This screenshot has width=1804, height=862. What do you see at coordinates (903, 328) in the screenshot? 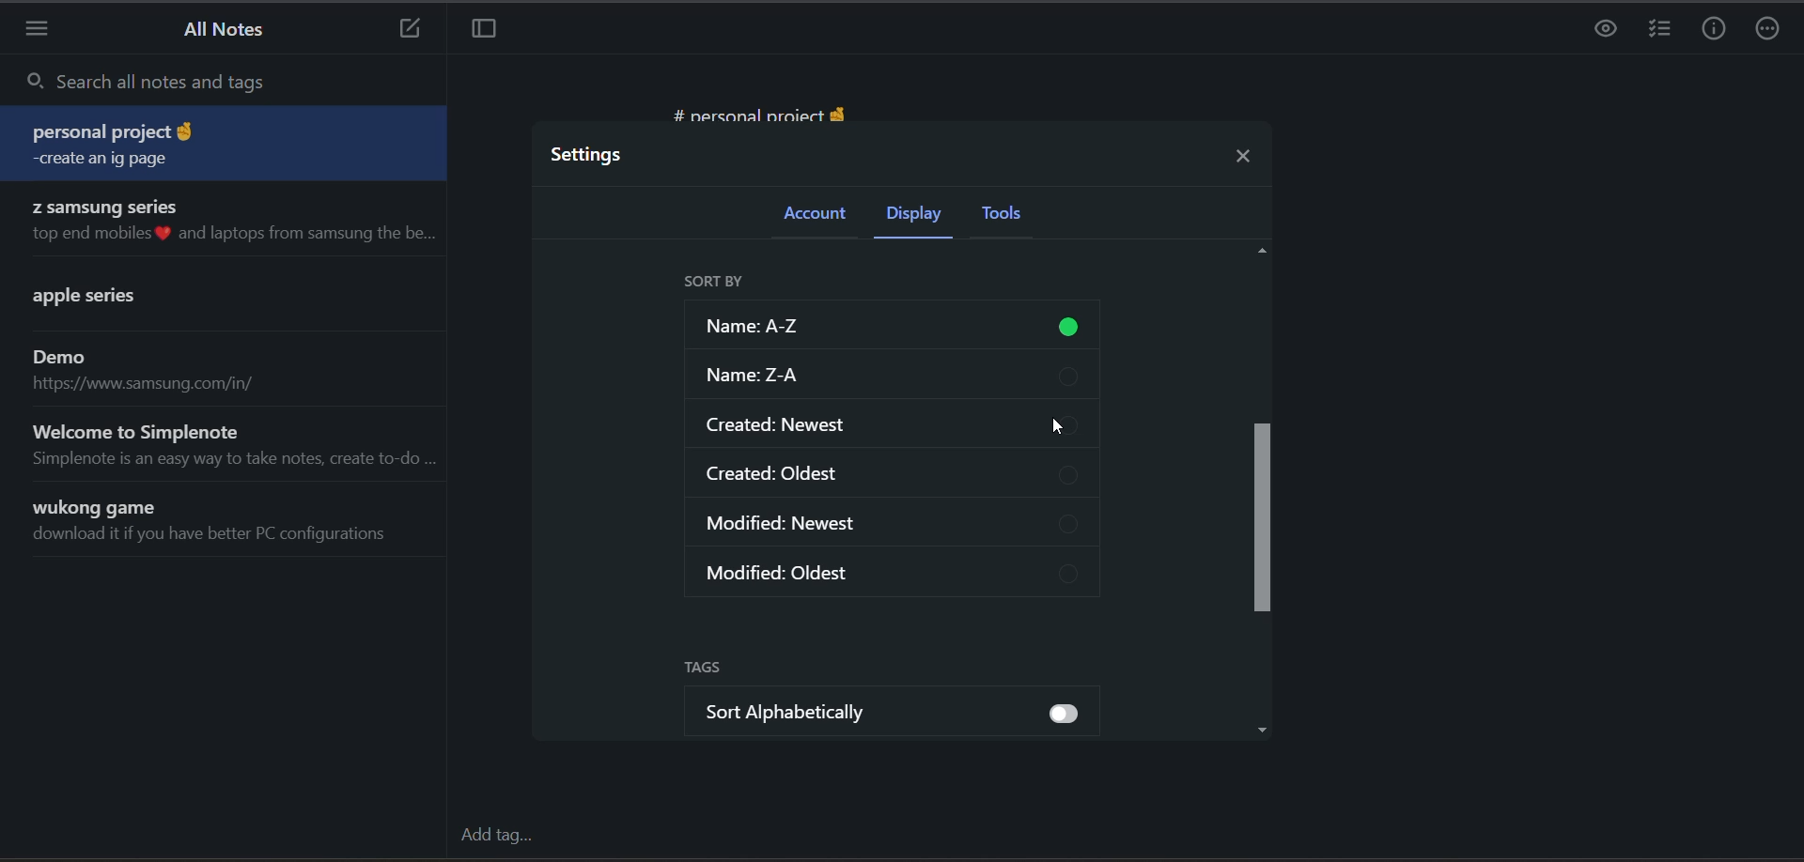
I see `sort a-z` at bounding box center [903, 328].